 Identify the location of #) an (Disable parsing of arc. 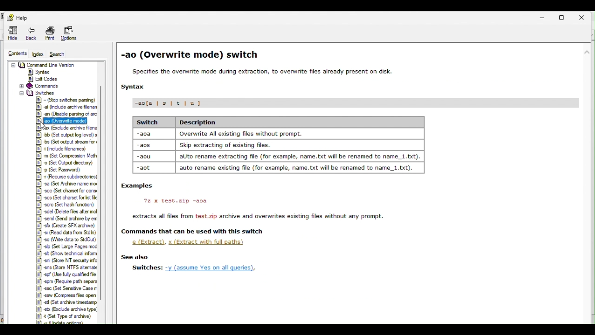
(65, 113).